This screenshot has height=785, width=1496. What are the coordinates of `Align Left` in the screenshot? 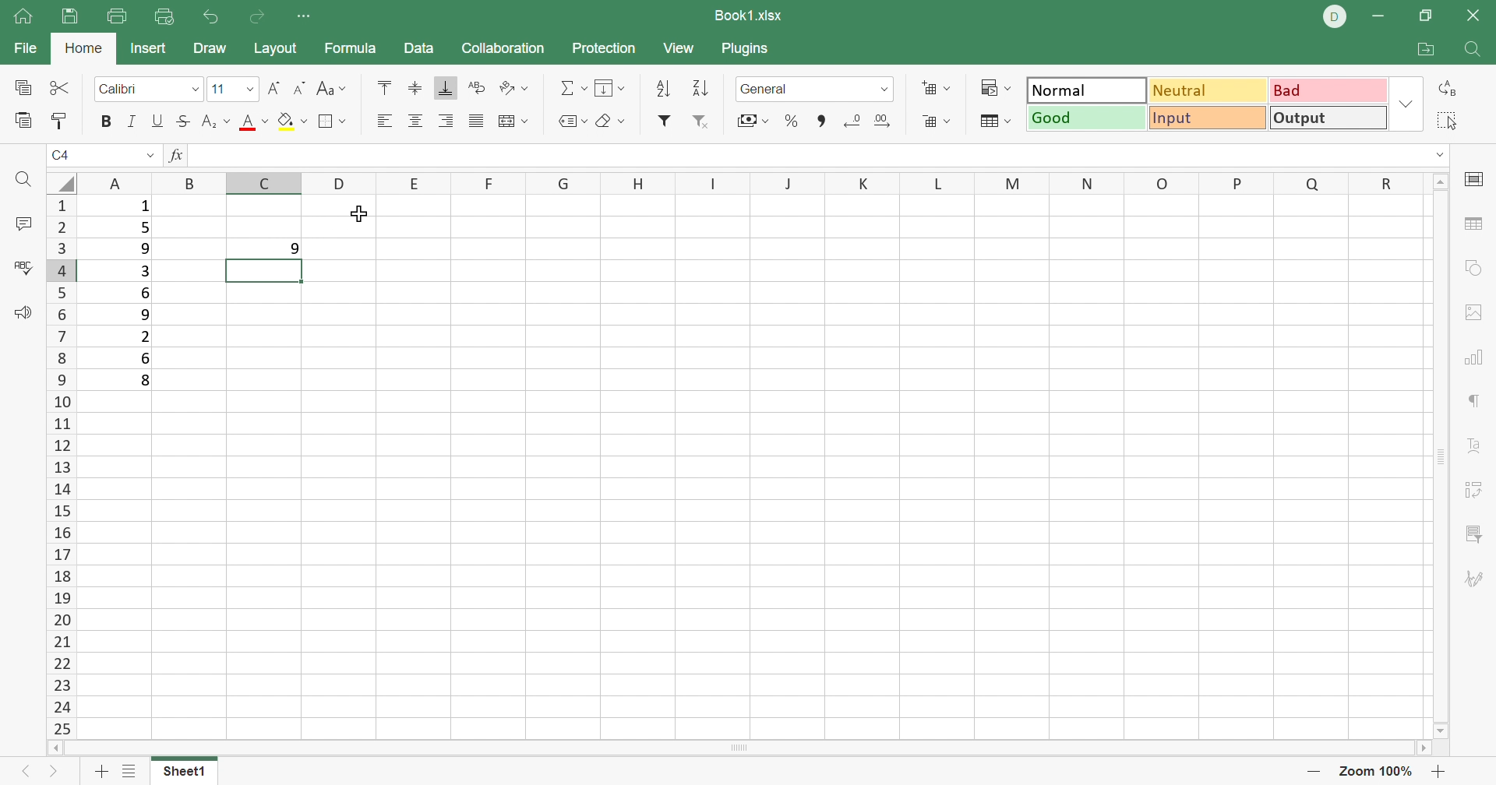 It's located at (384, 121).